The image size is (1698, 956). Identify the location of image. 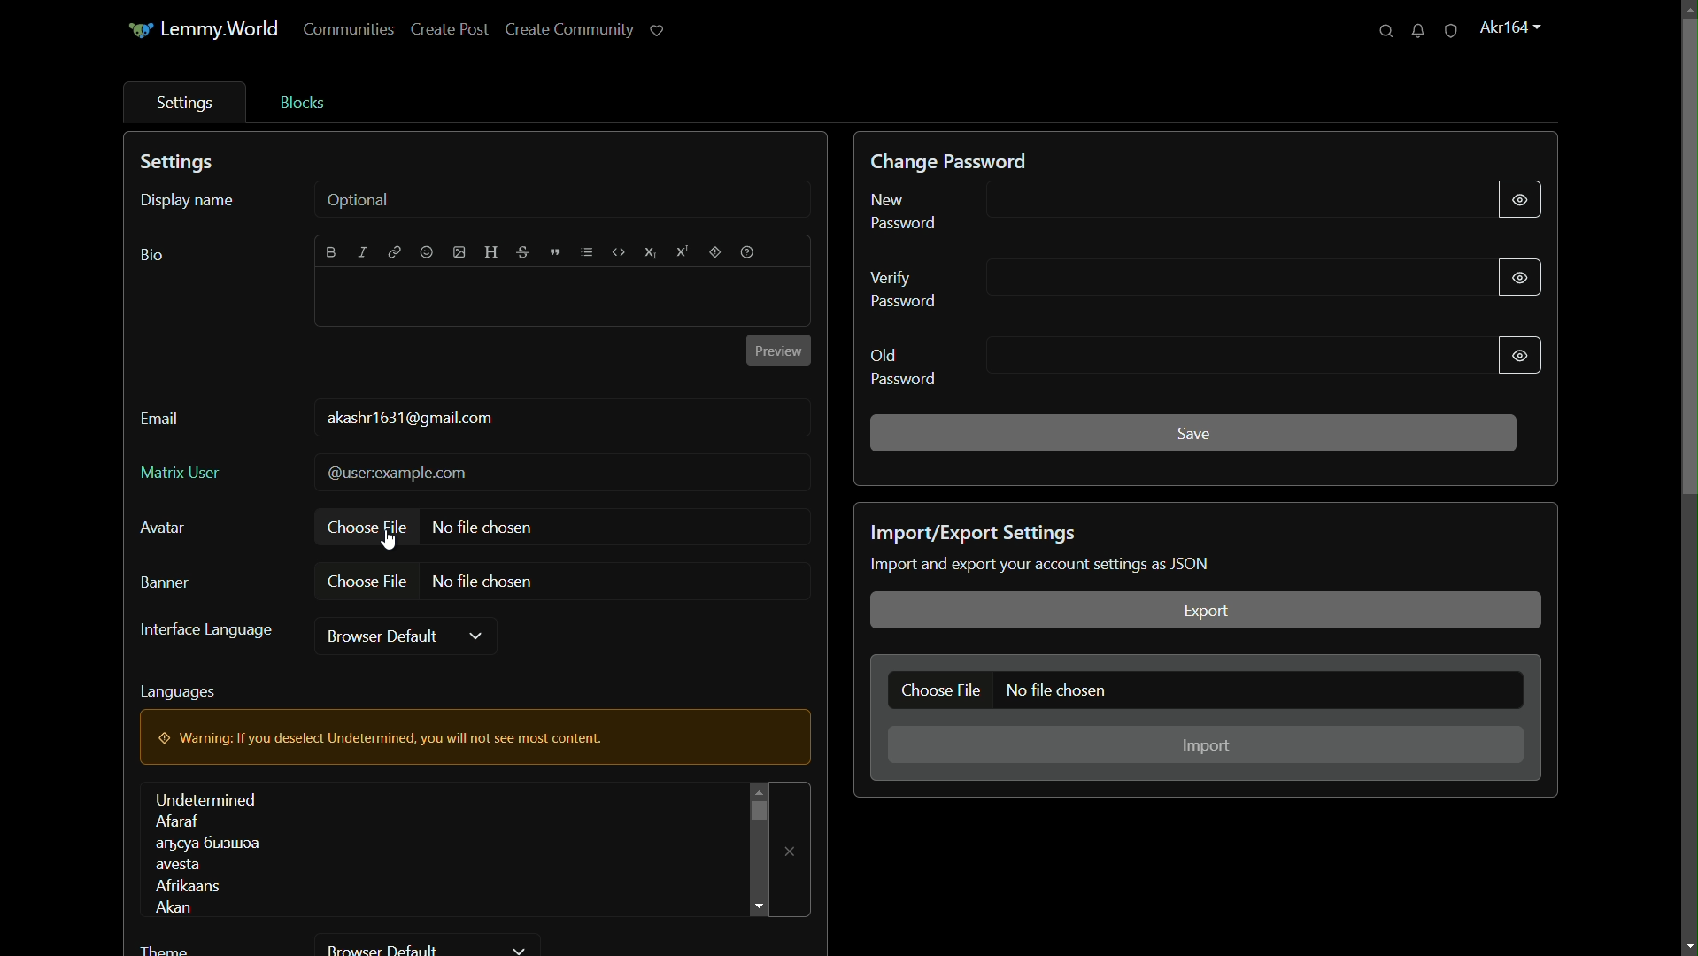
(458, 254).